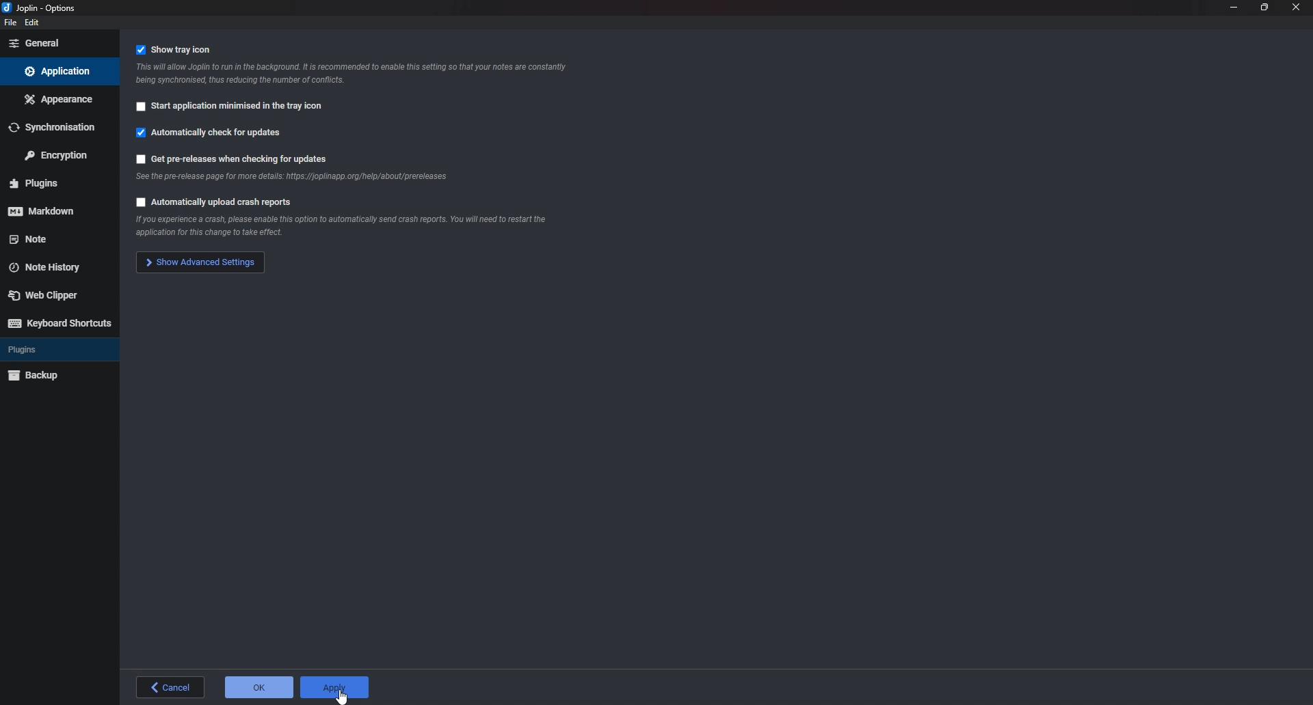 The width and height of the screenshot is (1313, 705). Describe the element at coordinates (51, 239) in the screenshot. I see `note` at that location.